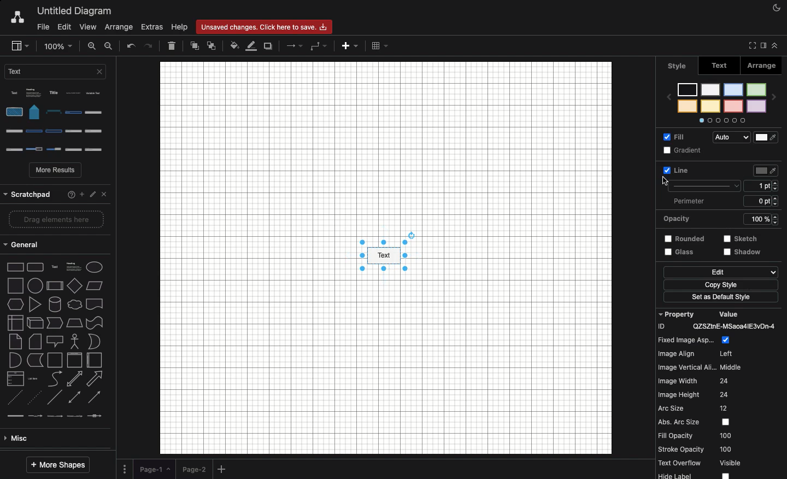 This screenshot has width=787, height=479. I want to click on Fill color, so click(234, 46).